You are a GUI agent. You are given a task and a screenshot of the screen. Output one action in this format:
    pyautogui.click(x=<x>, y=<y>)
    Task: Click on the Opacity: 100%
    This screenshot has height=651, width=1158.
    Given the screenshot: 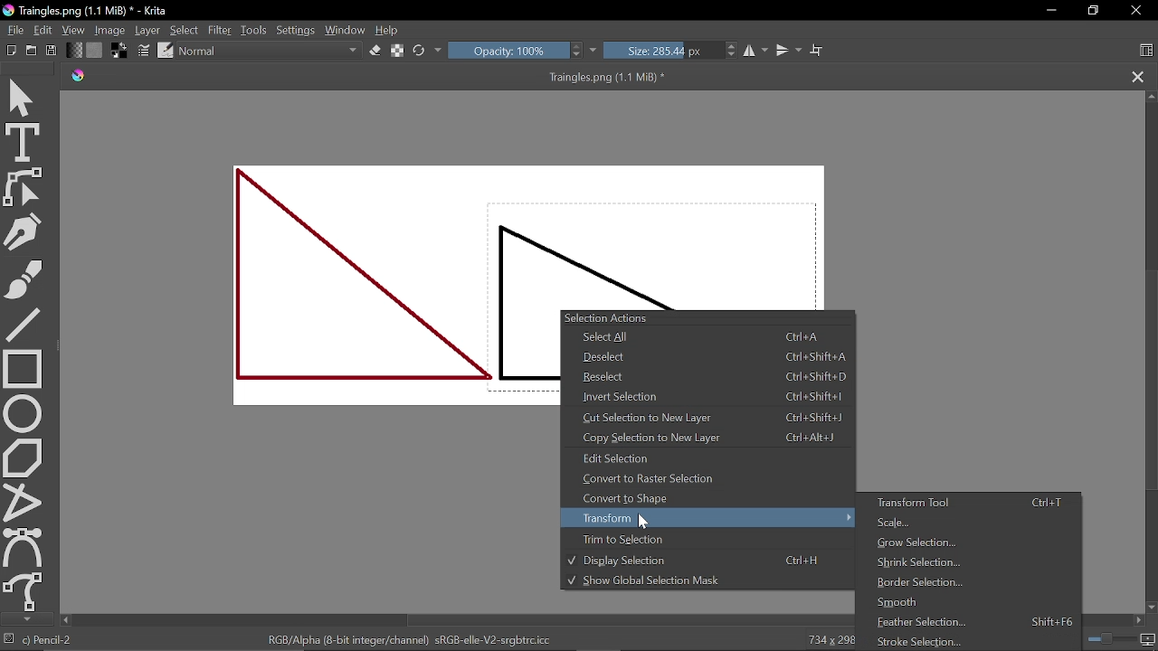 What is the action you would take?
    pyautogui.click(x=524, y=51)
    